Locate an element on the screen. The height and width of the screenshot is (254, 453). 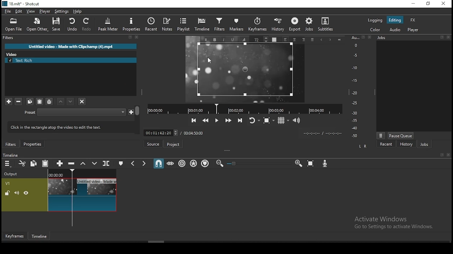
file is located at coordinates (8, 12).